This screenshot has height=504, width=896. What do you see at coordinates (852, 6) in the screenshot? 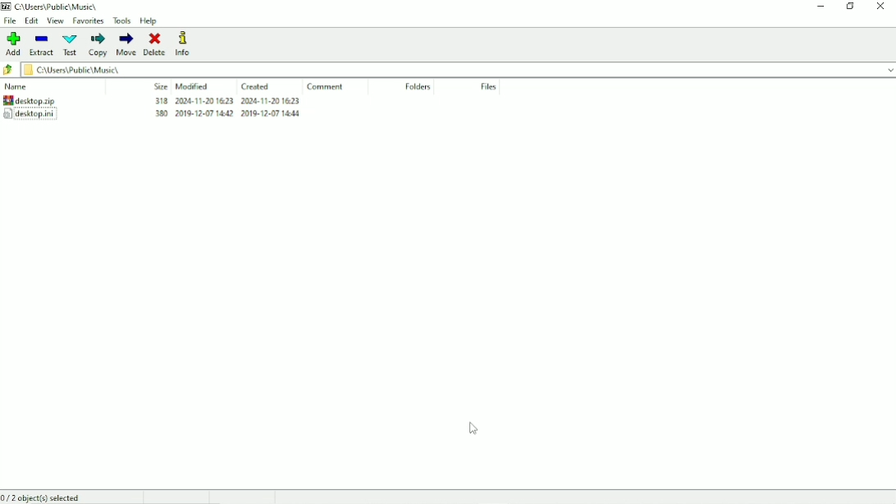
I see `Restore down` at bounding box center [852, 6].